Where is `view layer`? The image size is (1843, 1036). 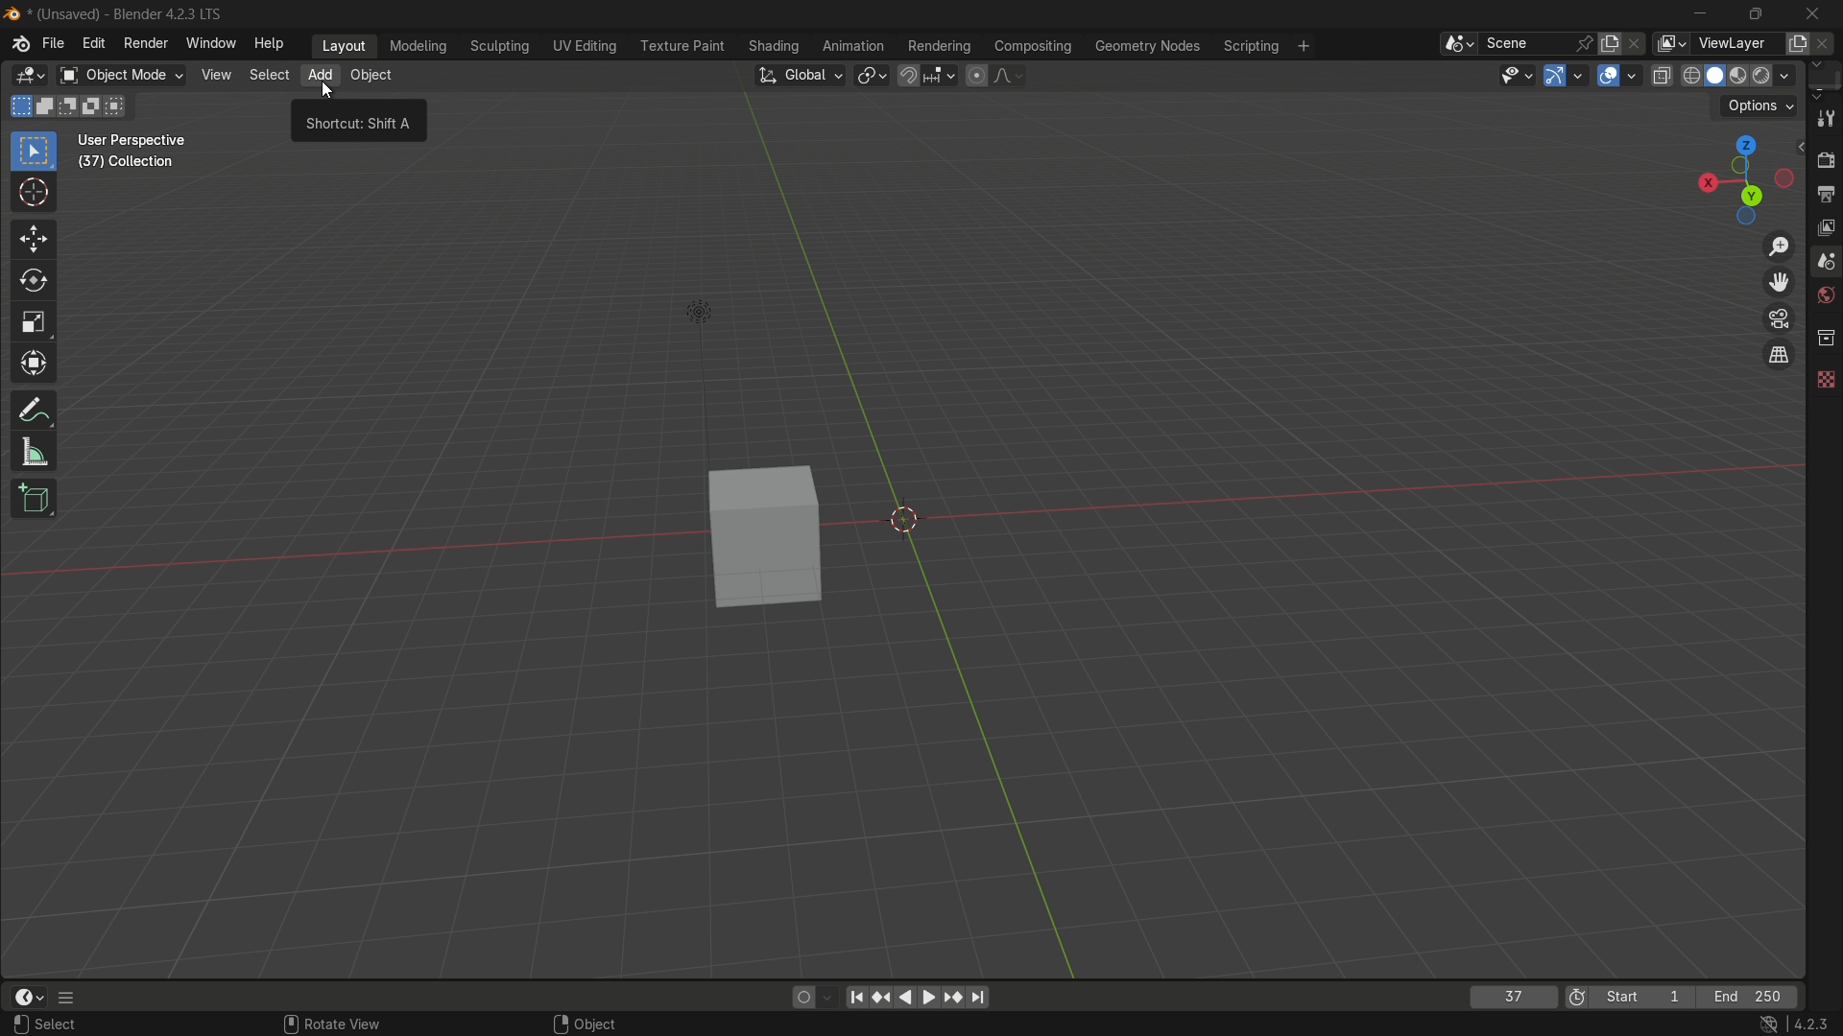 view layer is located at coordinates (1672, 44).